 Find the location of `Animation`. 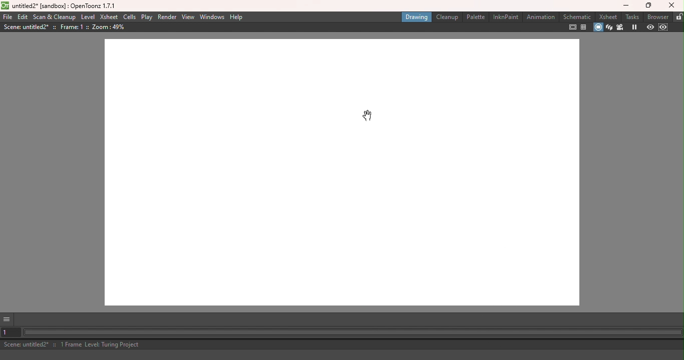

Animation is located at coordinates (540, 18).